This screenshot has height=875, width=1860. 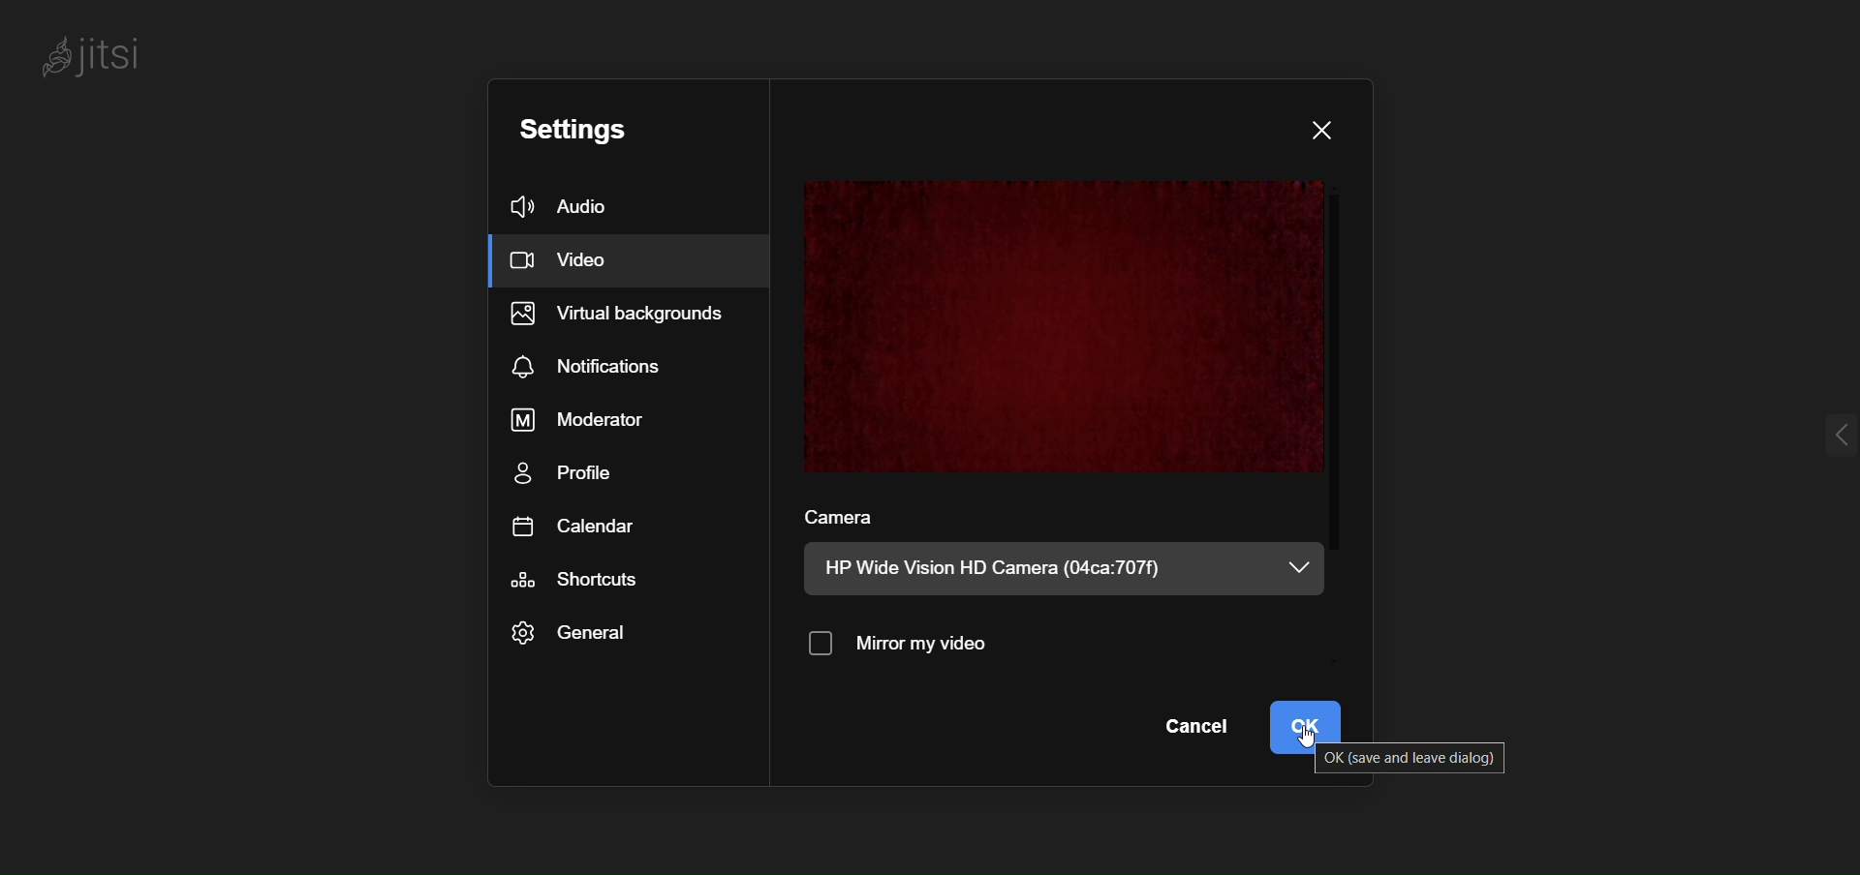 What do you see at coordinates (1300, 566) in the screenshot?
I see `dropdown` at bounding box center [1300, 566].